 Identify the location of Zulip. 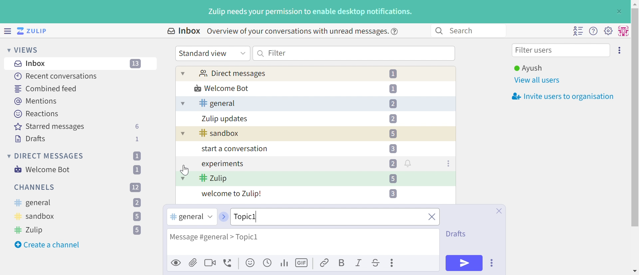
(213, 179).